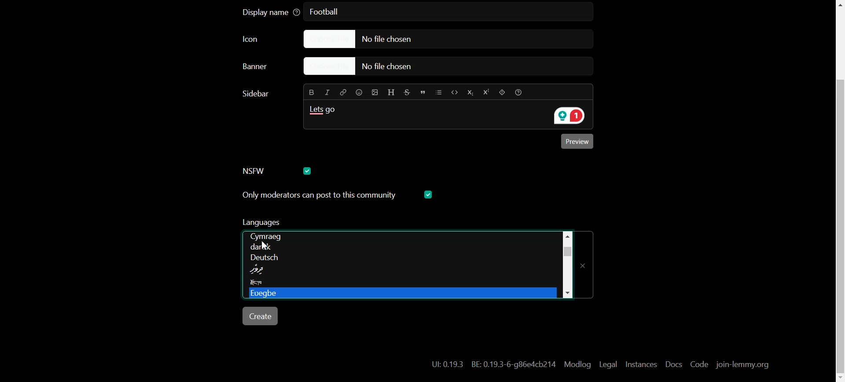 The height and width of the screenshot is (382, 845). What do you see at coordinates (325, 112) in the screenshot?
I see `Text` at bounding box center [325, 112].